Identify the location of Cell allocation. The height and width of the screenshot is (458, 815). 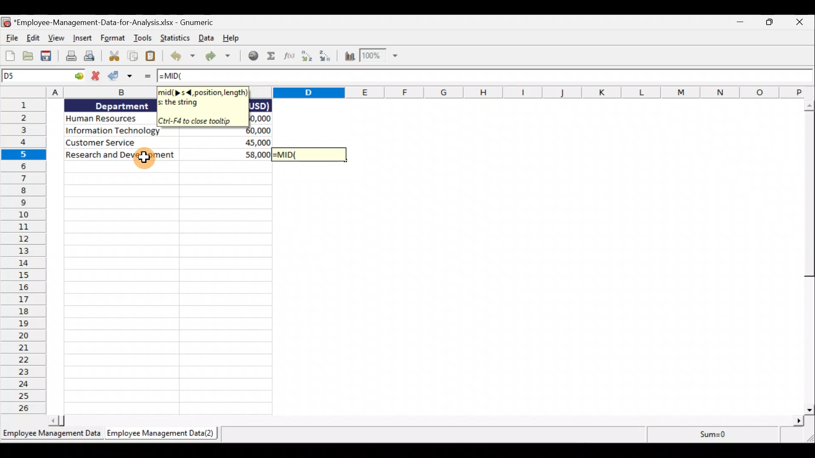
(42, 76).